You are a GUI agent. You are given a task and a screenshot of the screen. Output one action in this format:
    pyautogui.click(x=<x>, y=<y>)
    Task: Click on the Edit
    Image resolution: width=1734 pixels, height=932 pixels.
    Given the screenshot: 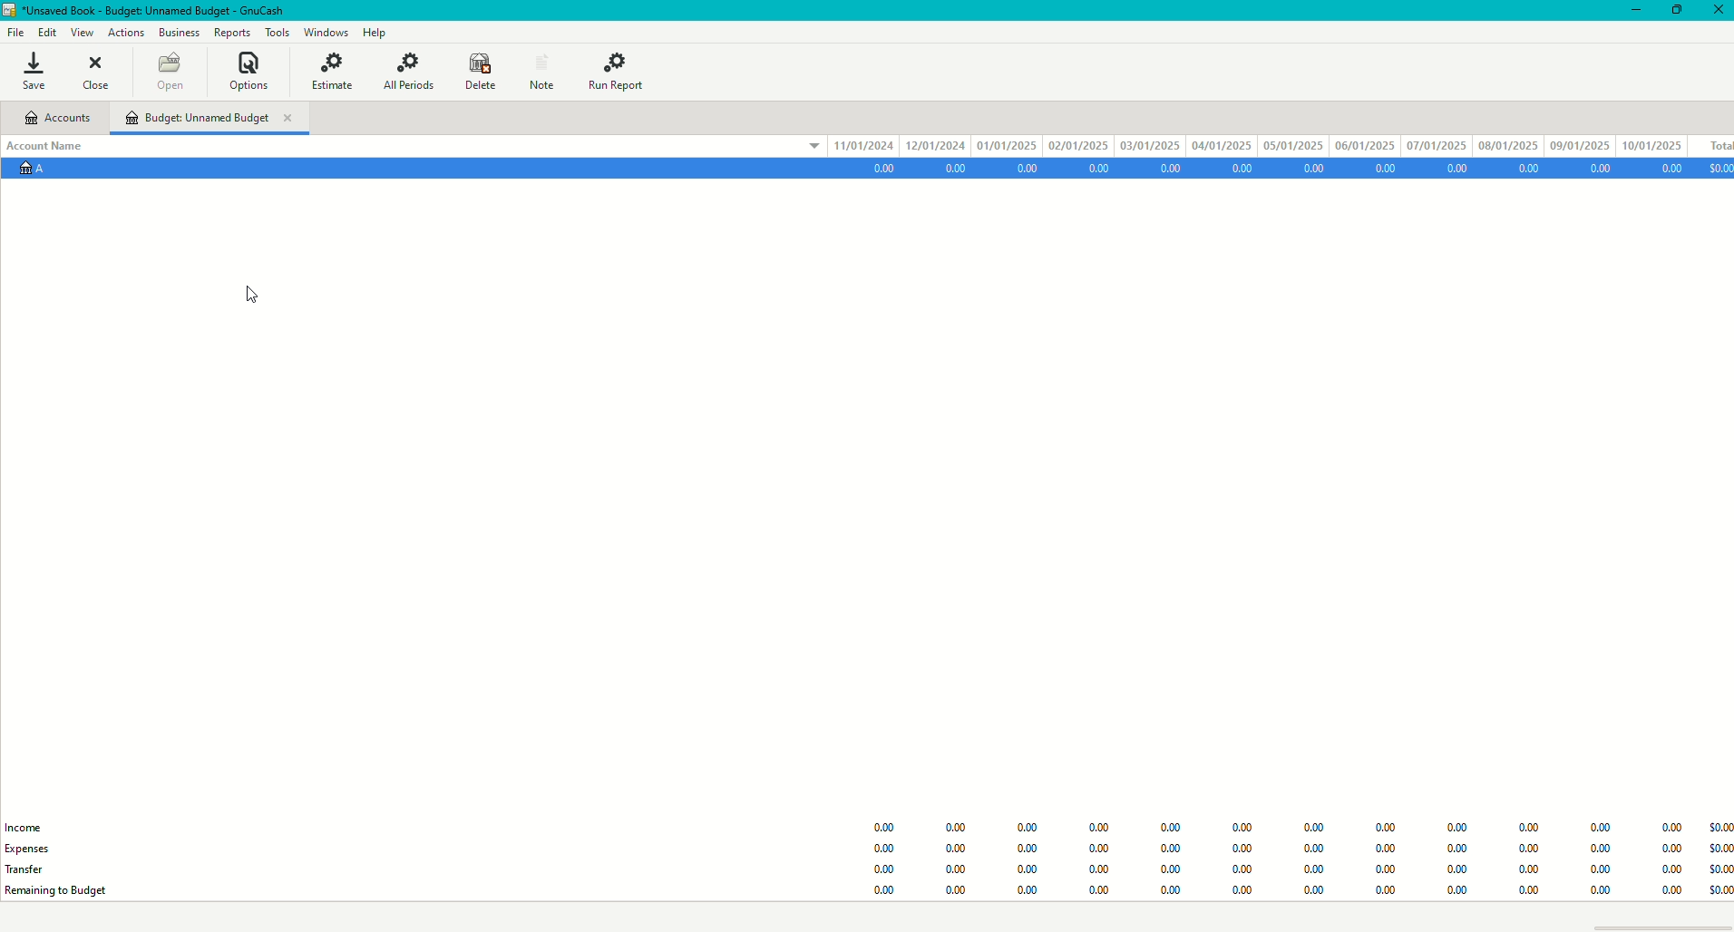 What is the action you would take?
    pyautogui.click(x=47, y=30)
    